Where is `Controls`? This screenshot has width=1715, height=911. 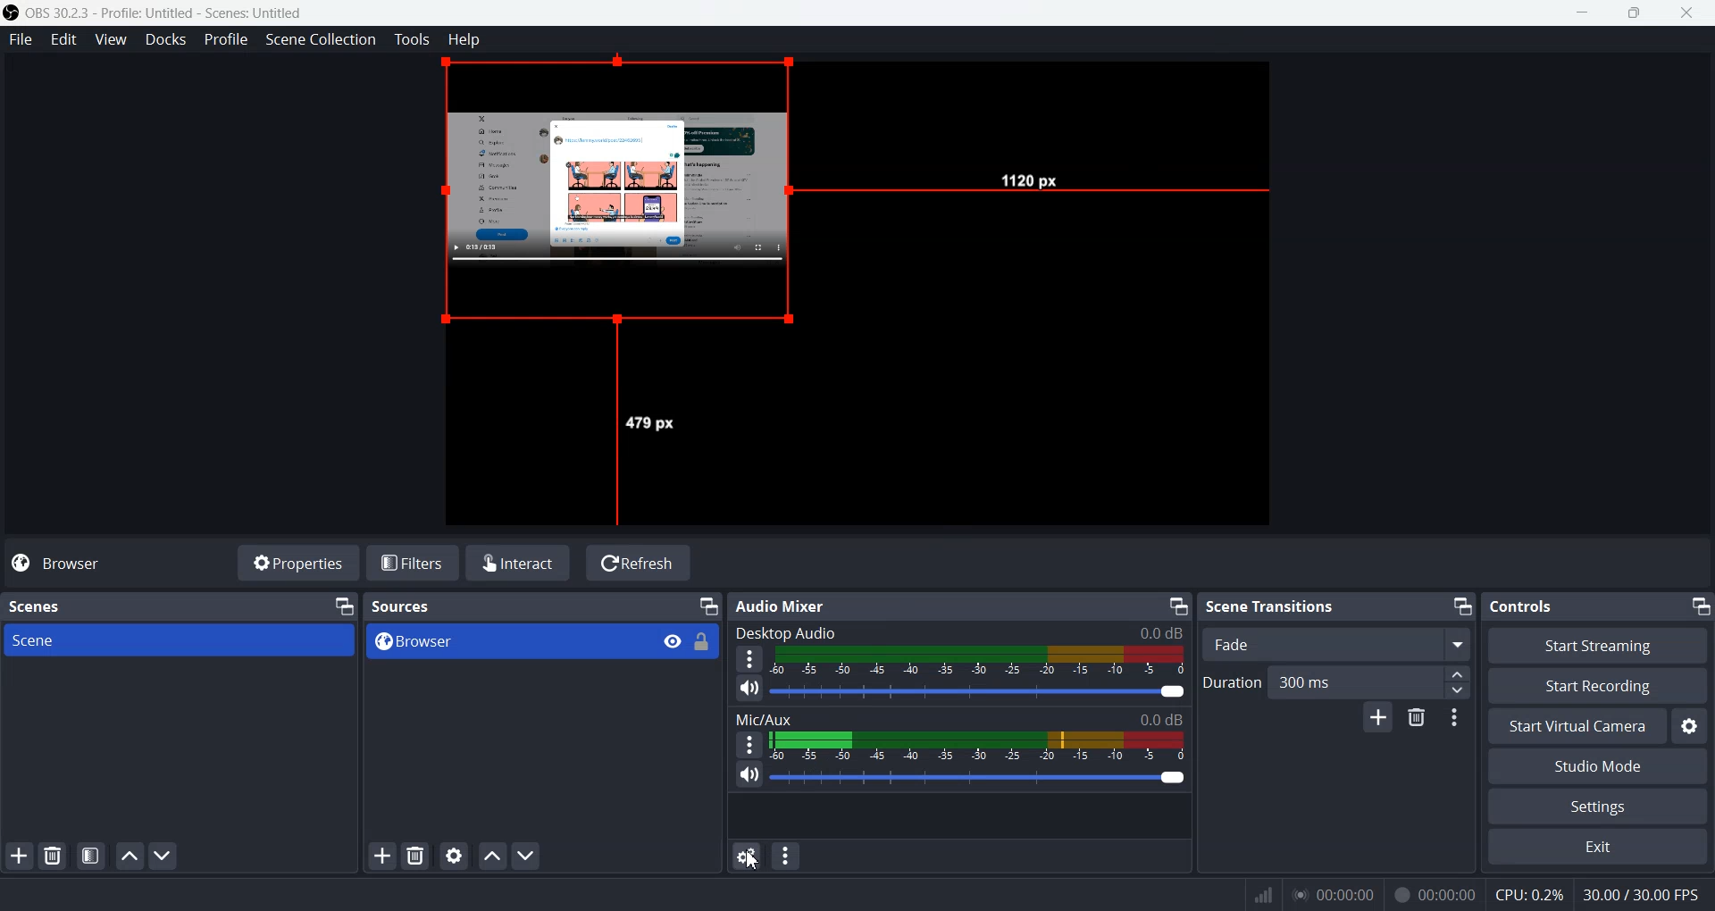
Controls is located at coordinates (1528, 605).